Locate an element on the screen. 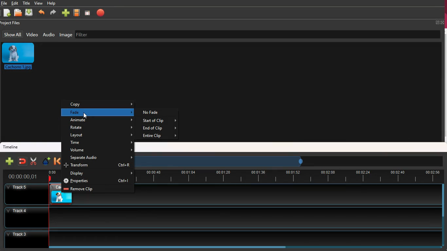 This screenshot has height=251, width=447. project files is located at coordinates (13, 23).